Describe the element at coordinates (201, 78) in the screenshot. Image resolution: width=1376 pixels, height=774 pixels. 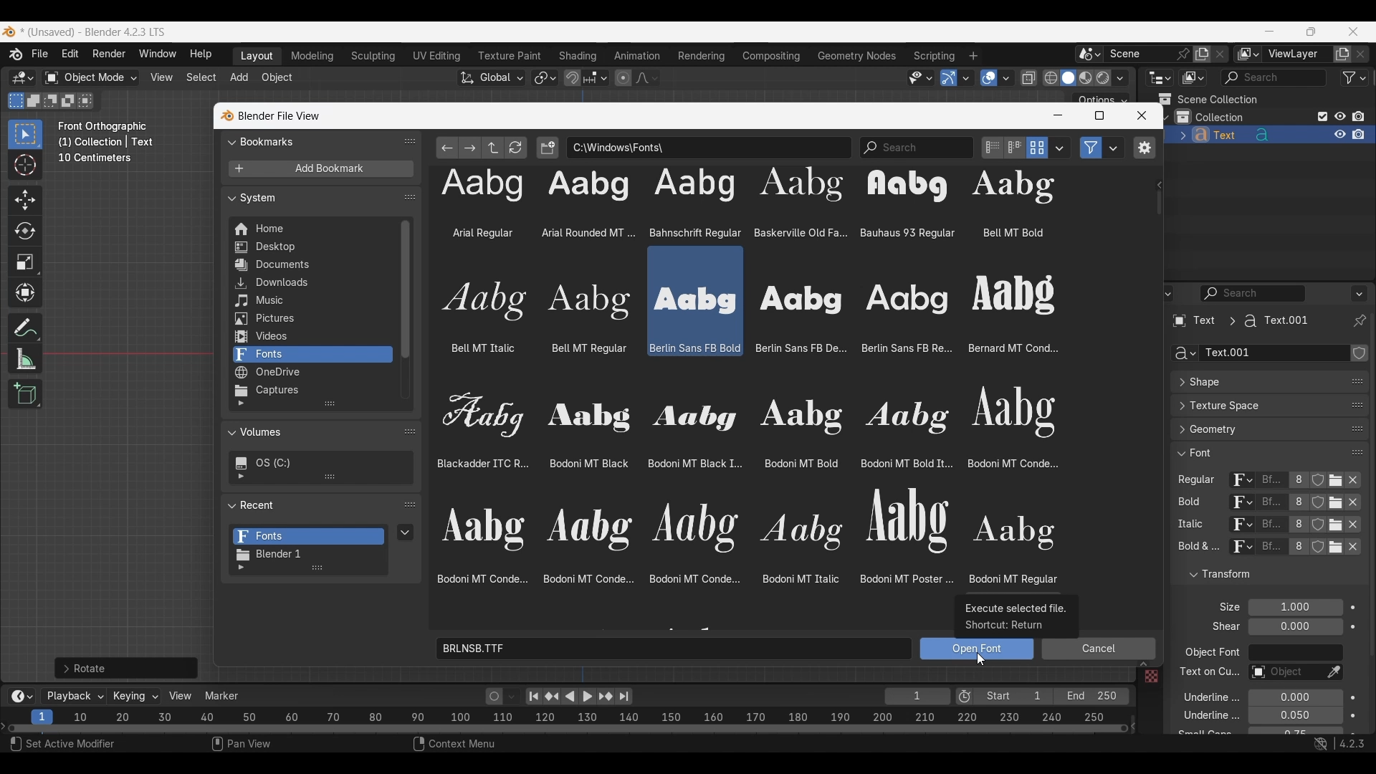
I see `Select menu` at that location.